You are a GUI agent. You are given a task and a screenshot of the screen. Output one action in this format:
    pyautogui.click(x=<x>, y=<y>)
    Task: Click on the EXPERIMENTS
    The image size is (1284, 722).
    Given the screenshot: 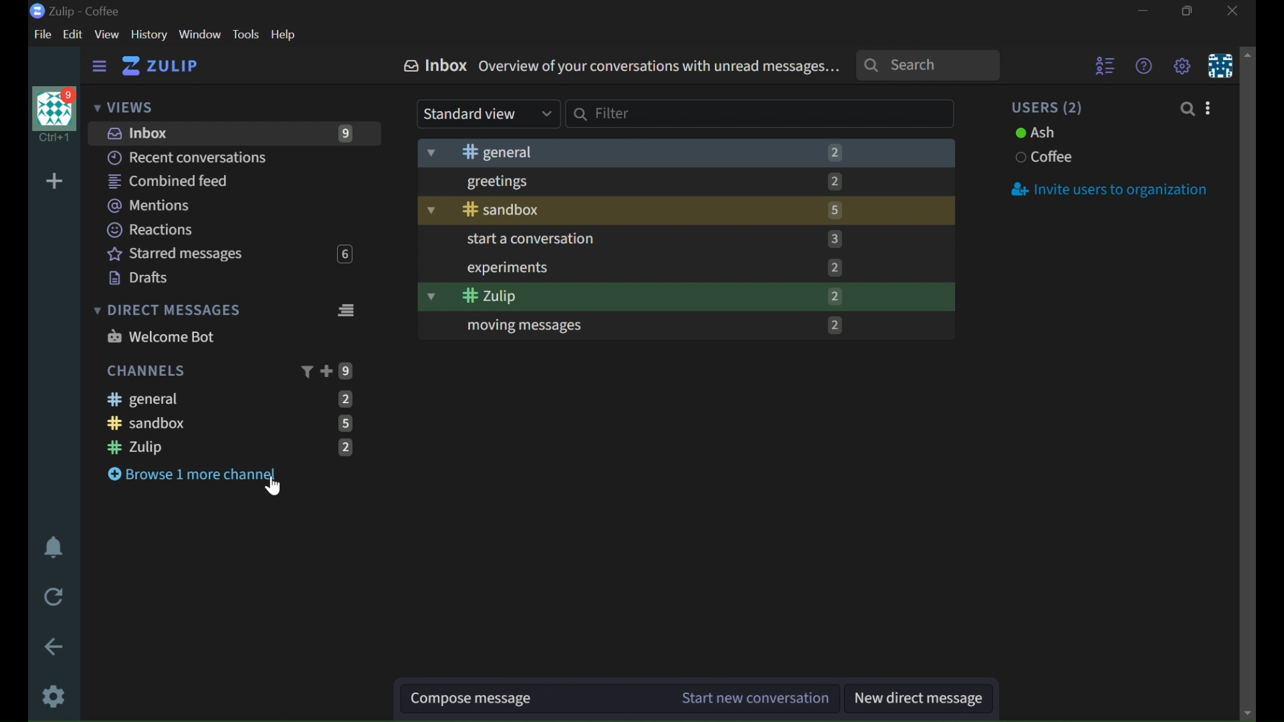 What is the action you would take?
    pyautogui.click(x=687, y=267)
    